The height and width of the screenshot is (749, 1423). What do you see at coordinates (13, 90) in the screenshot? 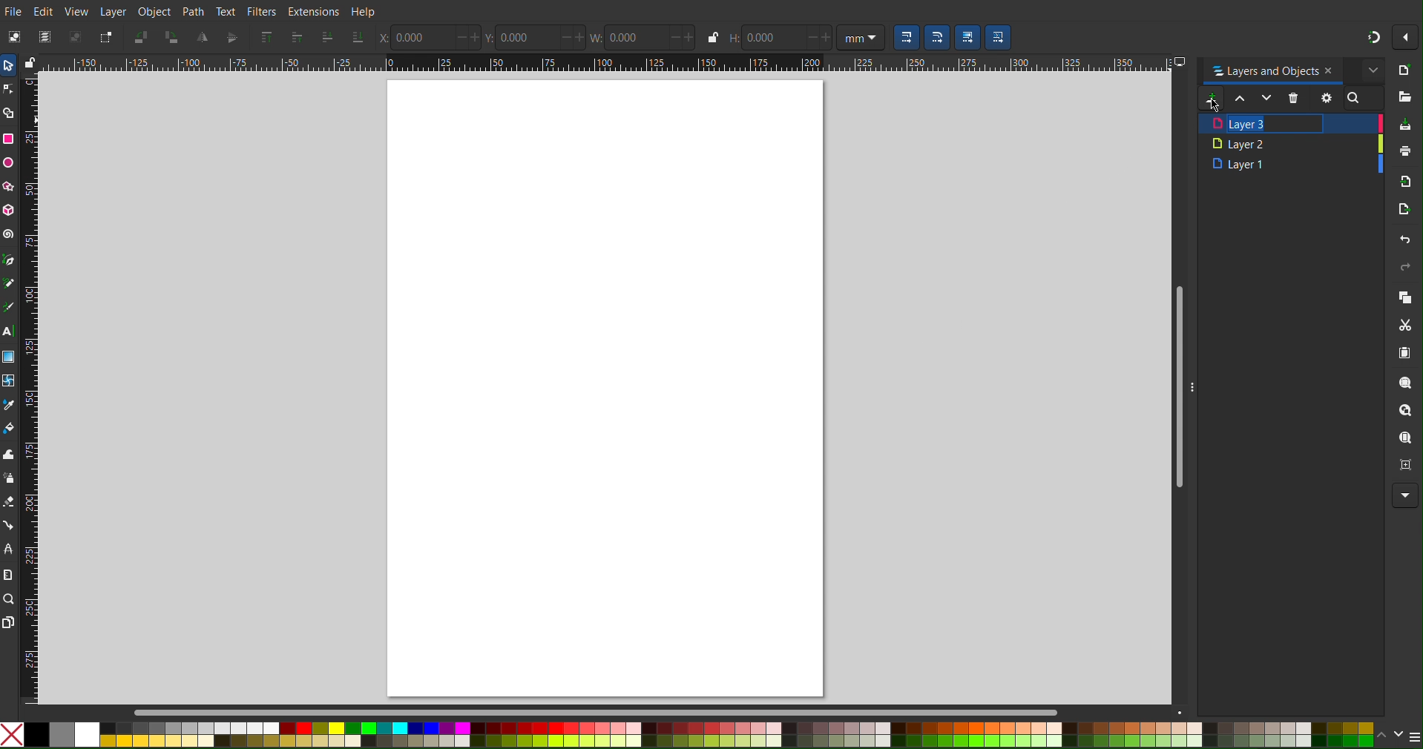
I see `Node Tool` at bounding box center [13, 90].